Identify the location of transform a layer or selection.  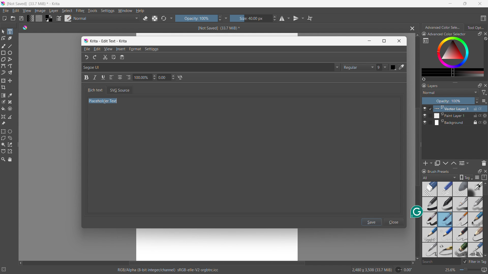
(3, 81).